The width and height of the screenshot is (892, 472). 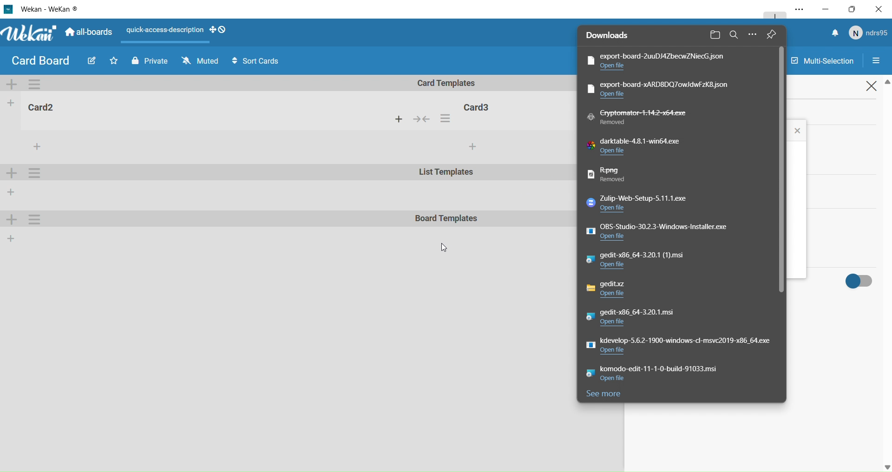 What do you see at coordinates (754, 35) in the screenshot?
I see `more options` at bounding box center [754, 35].